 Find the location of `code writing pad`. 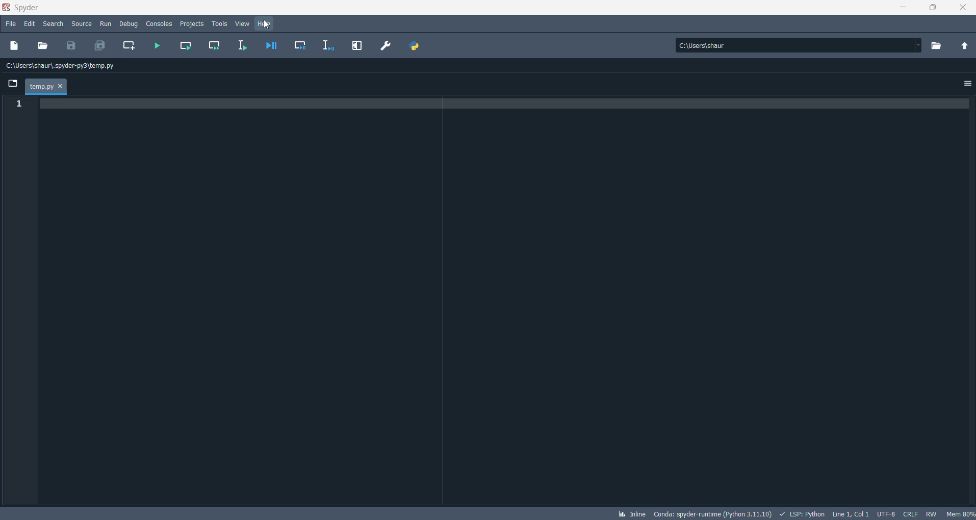

code writing pad is located at coordinates (507, 299).